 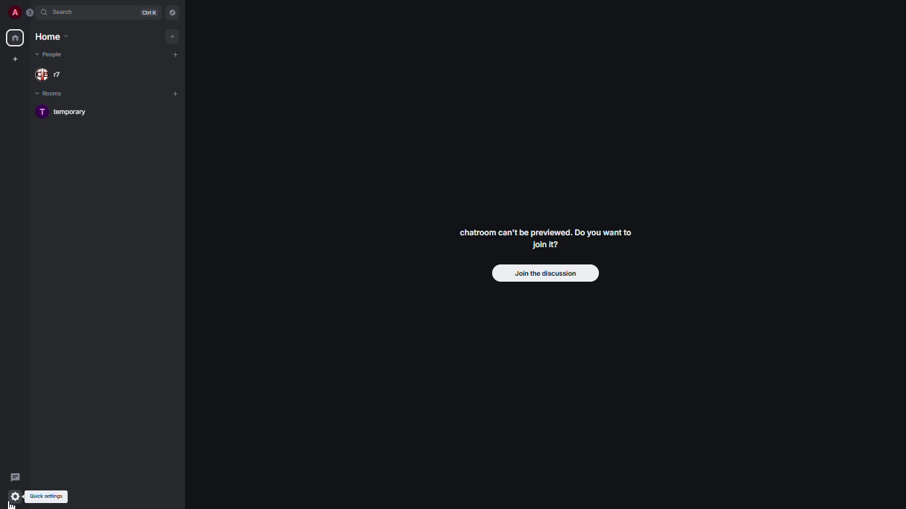 I want to click on add, so click(x=175, y=94).